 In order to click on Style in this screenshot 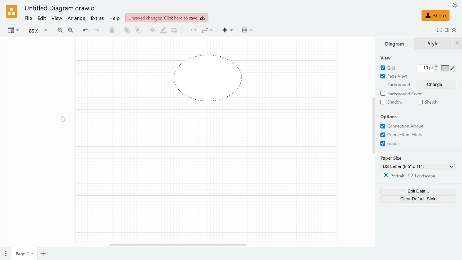, I will do `click(431, 44)`.